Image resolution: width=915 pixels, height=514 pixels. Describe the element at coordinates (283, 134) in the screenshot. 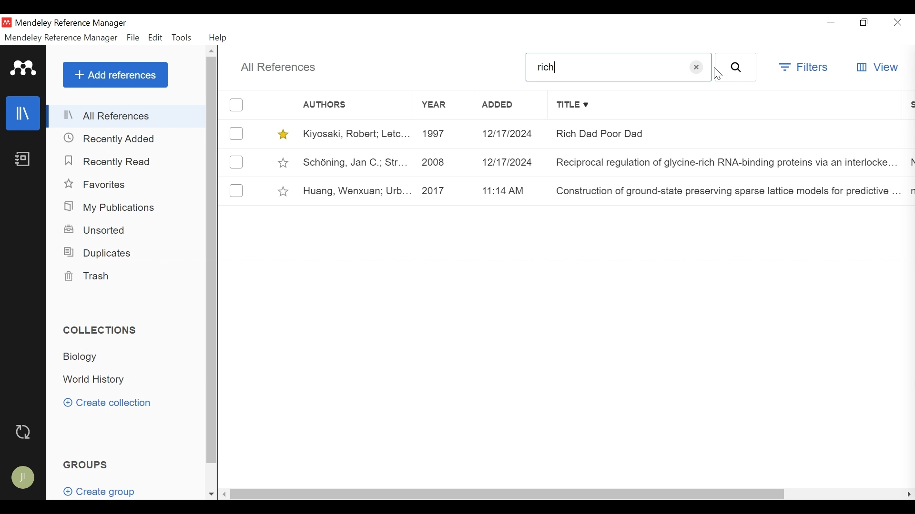

I see `Toggle Favorites` at that location.